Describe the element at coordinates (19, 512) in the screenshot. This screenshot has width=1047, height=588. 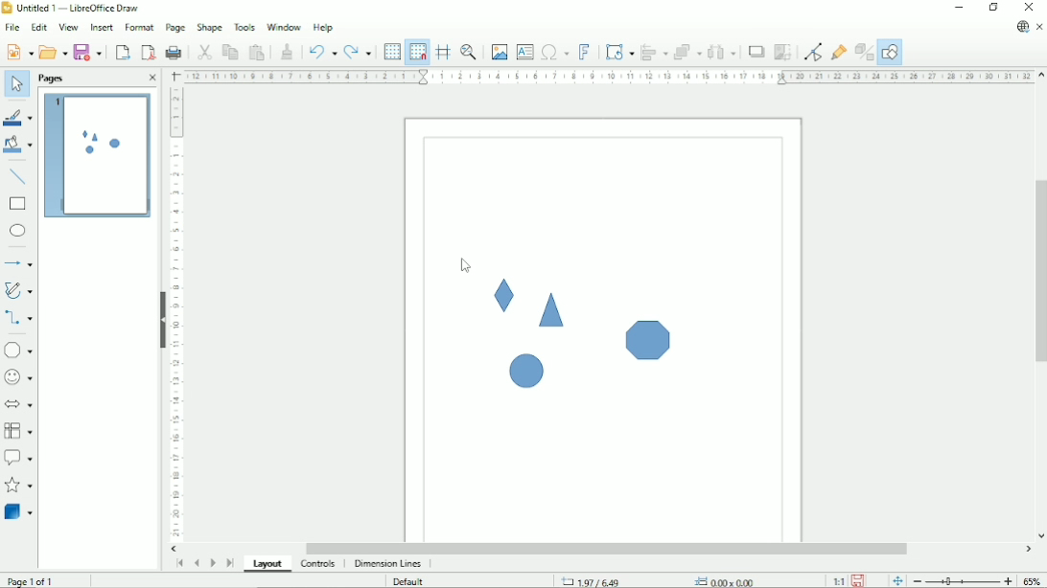
I see `3 D Objects` at that location.